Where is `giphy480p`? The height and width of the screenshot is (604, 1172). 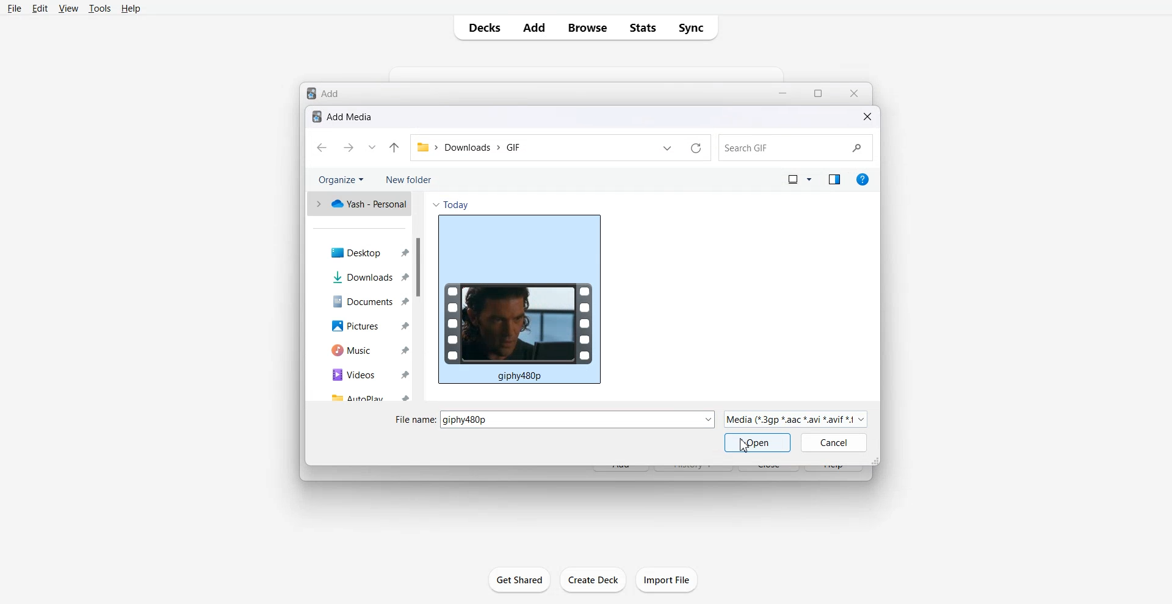 giphy480p is located at coordinates (579, 419).